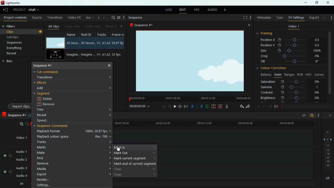  Describe the element at coordinates (181, 106) in the screenshot. I see `front` at that location.